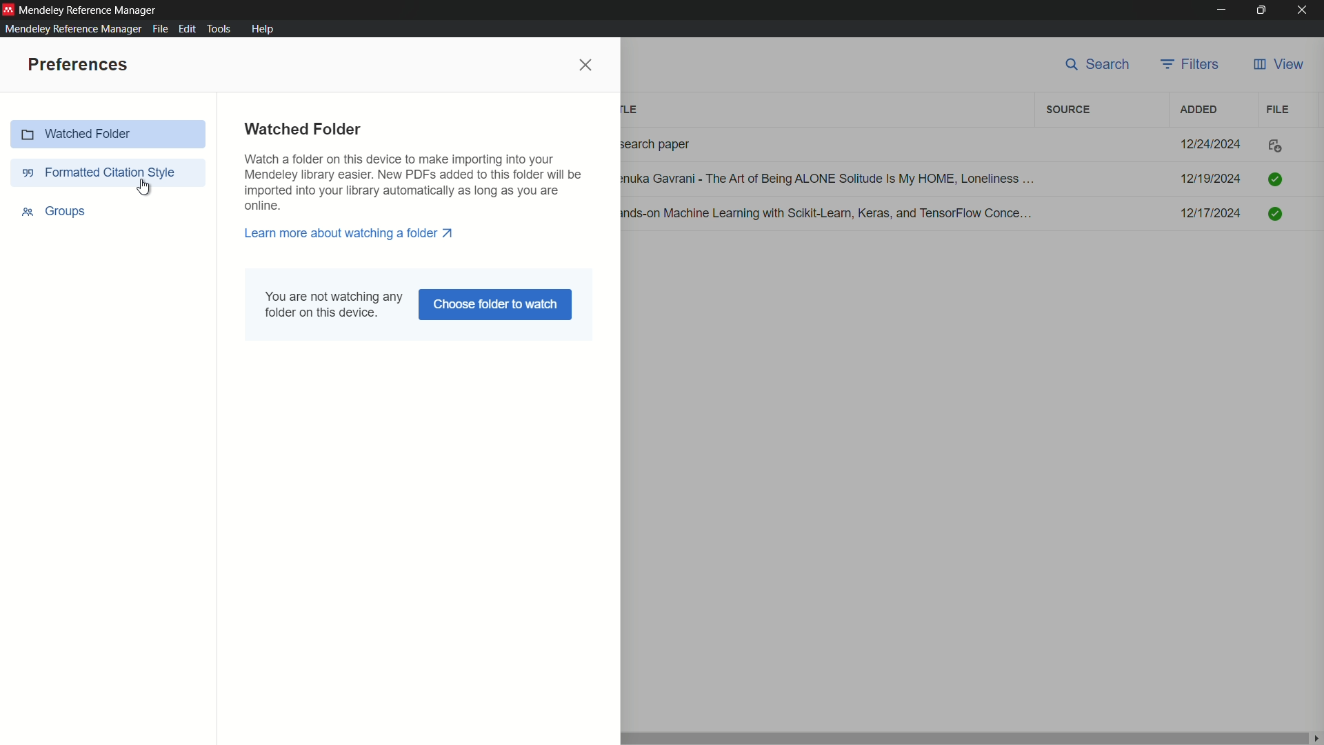  What do you see at coordinates (350, 233) in the screenshot?
I see `link` at bounding box center [350, 233].